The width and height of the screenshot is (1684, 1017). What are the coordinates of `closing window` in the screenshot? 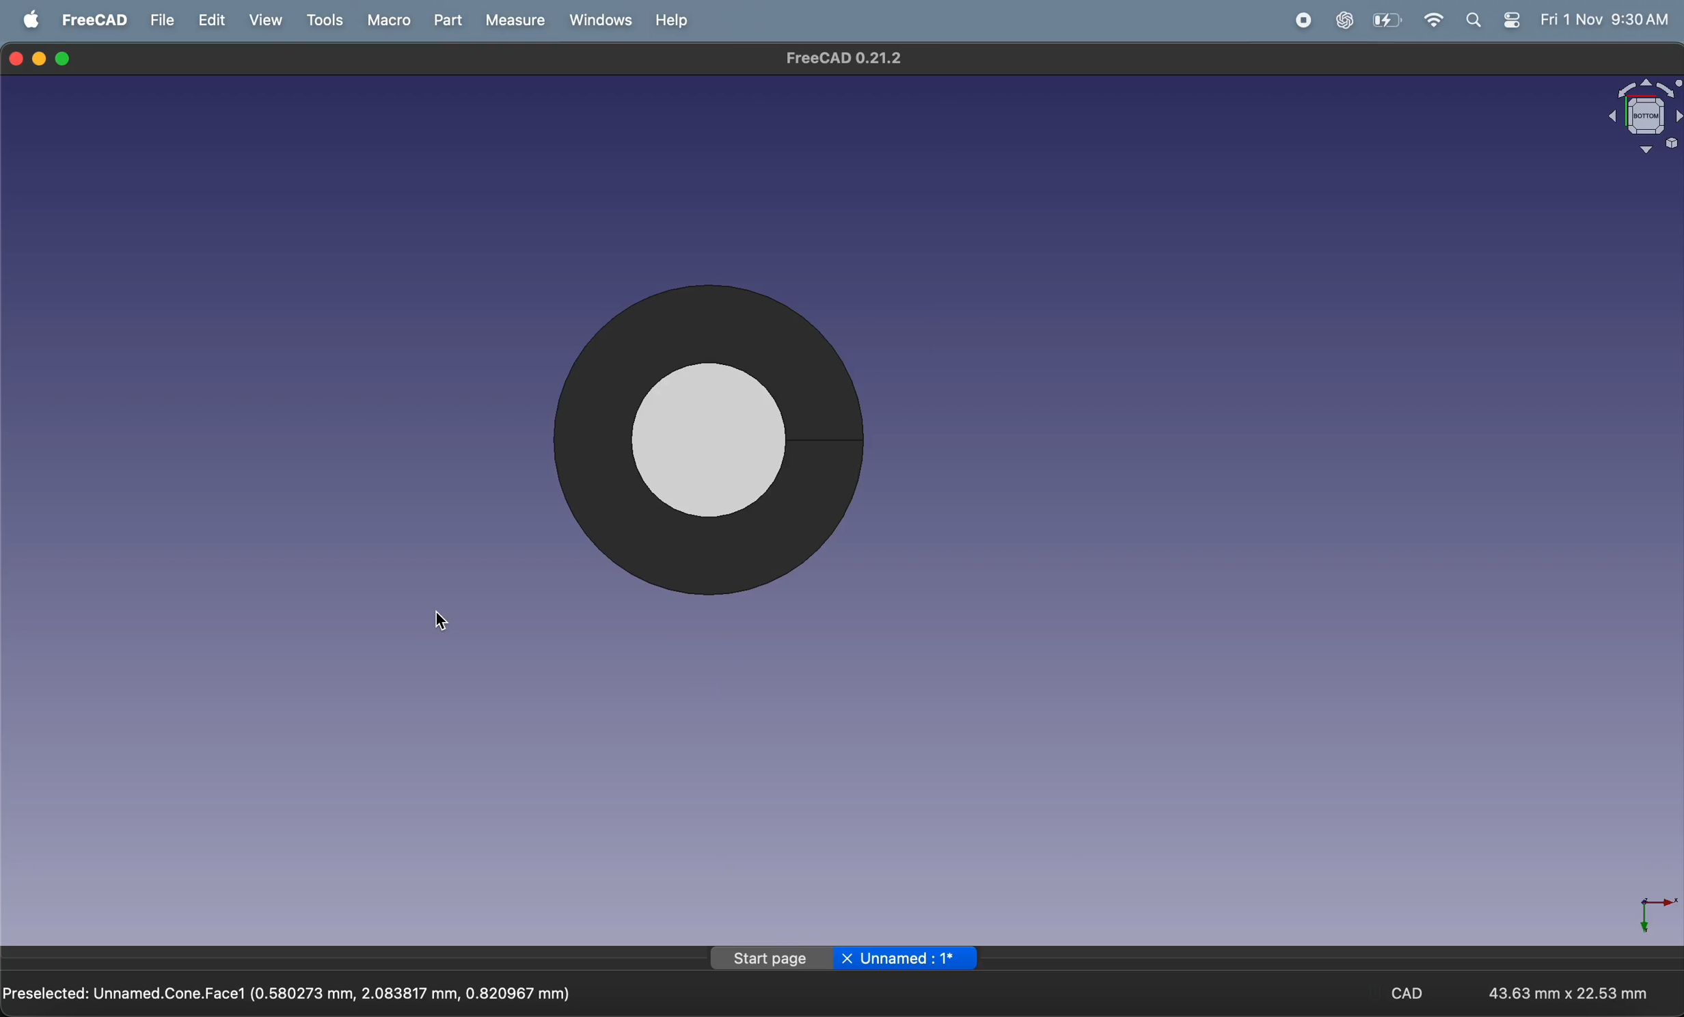 It's located at (16, 57).